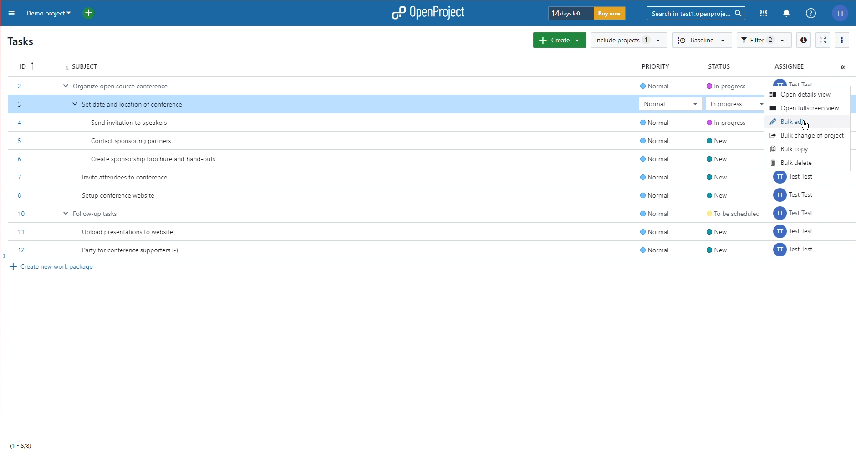 This screenshot has width=856, height=460. What do you see at coordinates (795, 215) in the screenshot?
I see `` at bounding box center [795, 215].